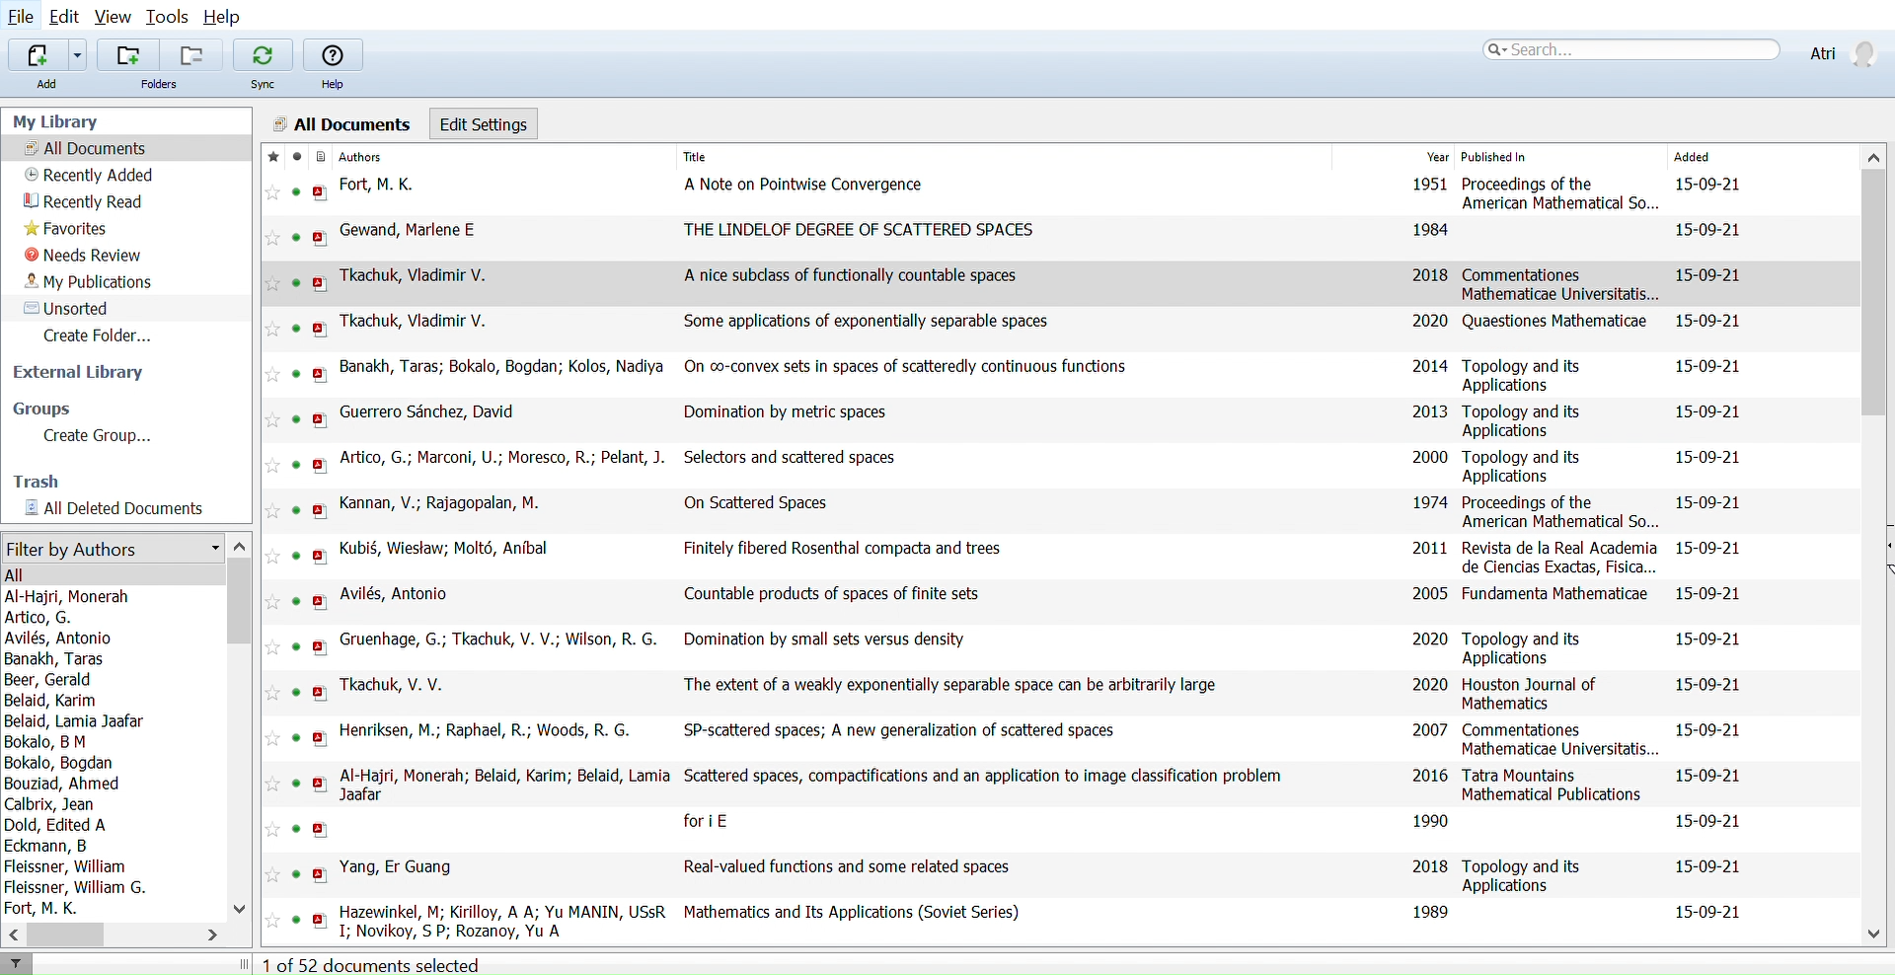 This screenshot has height=975, width=1895. Describe the element at coordinates (47, 846) in the screenshot. I see `Eckmann, B` at that location.